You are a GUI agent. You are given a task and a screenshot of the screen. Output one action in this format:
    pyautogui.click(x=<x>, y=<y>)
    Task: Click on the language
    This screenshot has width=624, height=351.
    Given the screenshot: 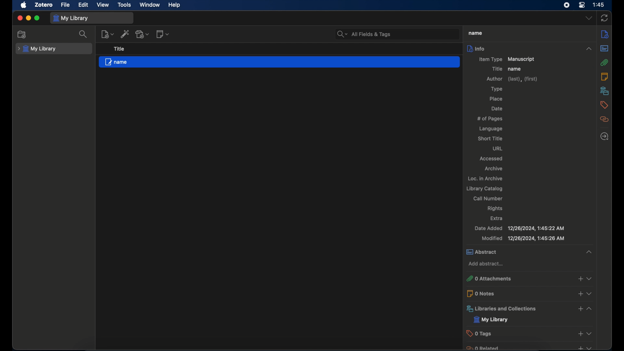 What is the action you would take?
    pyautogui.click(x=491, y=129)
    